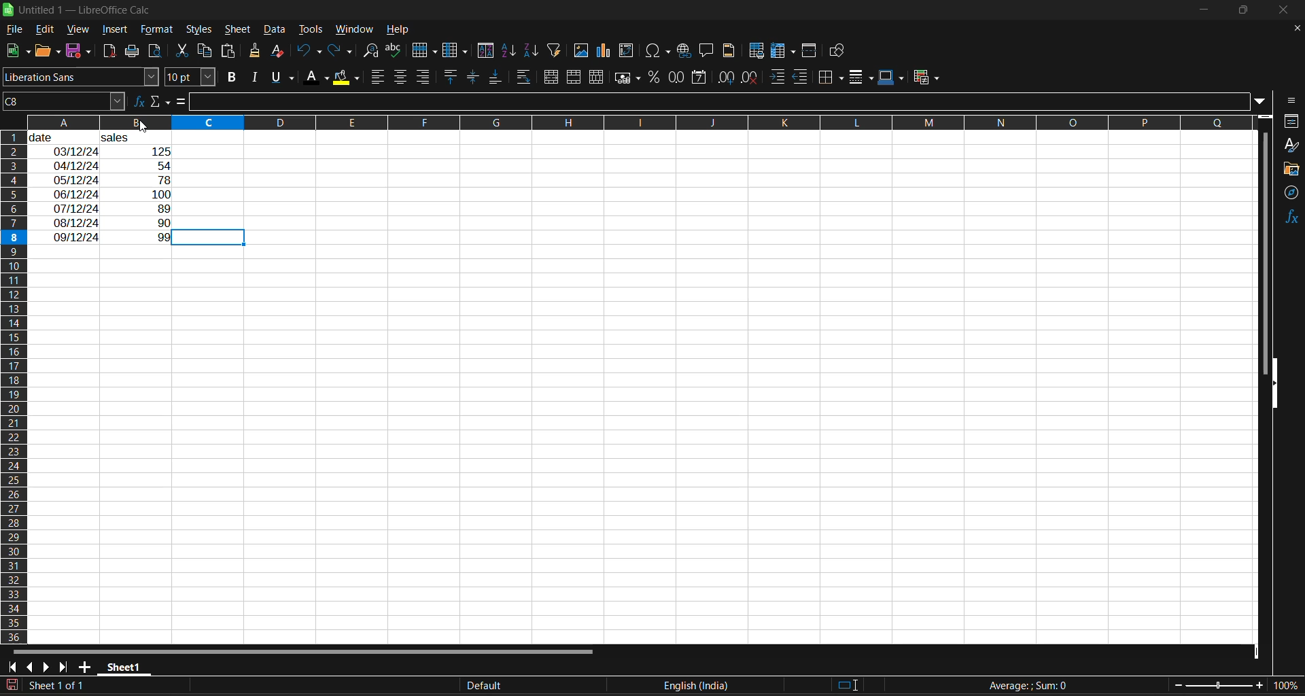  What do you see at coordinates (1265, 240) in the screenshot?
I see `vertical scroll bar` at bounding box center [1265, 240].